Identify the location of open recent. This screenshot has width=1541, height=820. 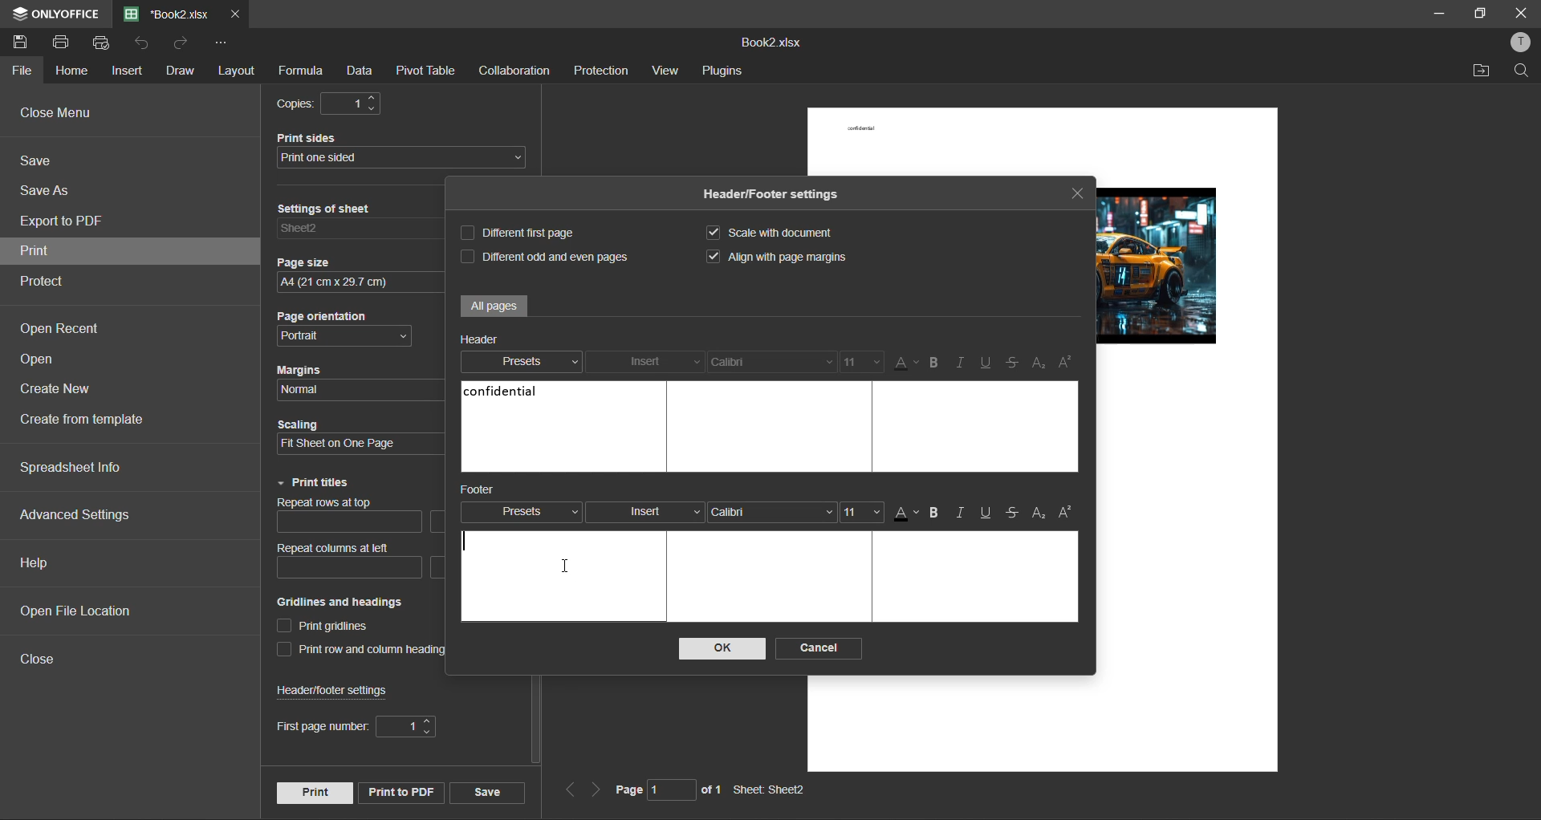
(59, 325).